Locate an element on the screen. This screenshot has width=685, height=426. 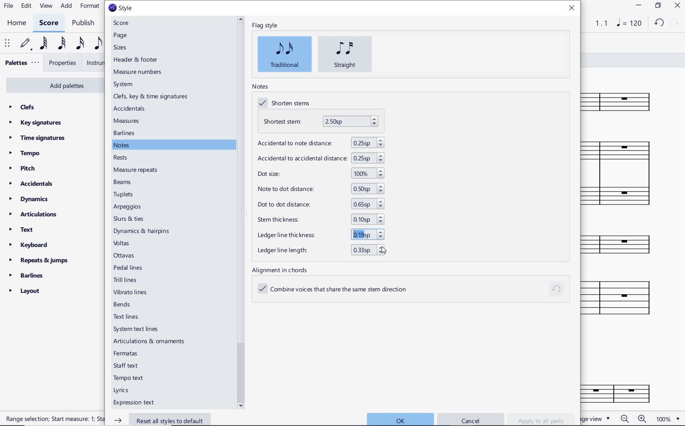
page is located at coordinates (120, 36).